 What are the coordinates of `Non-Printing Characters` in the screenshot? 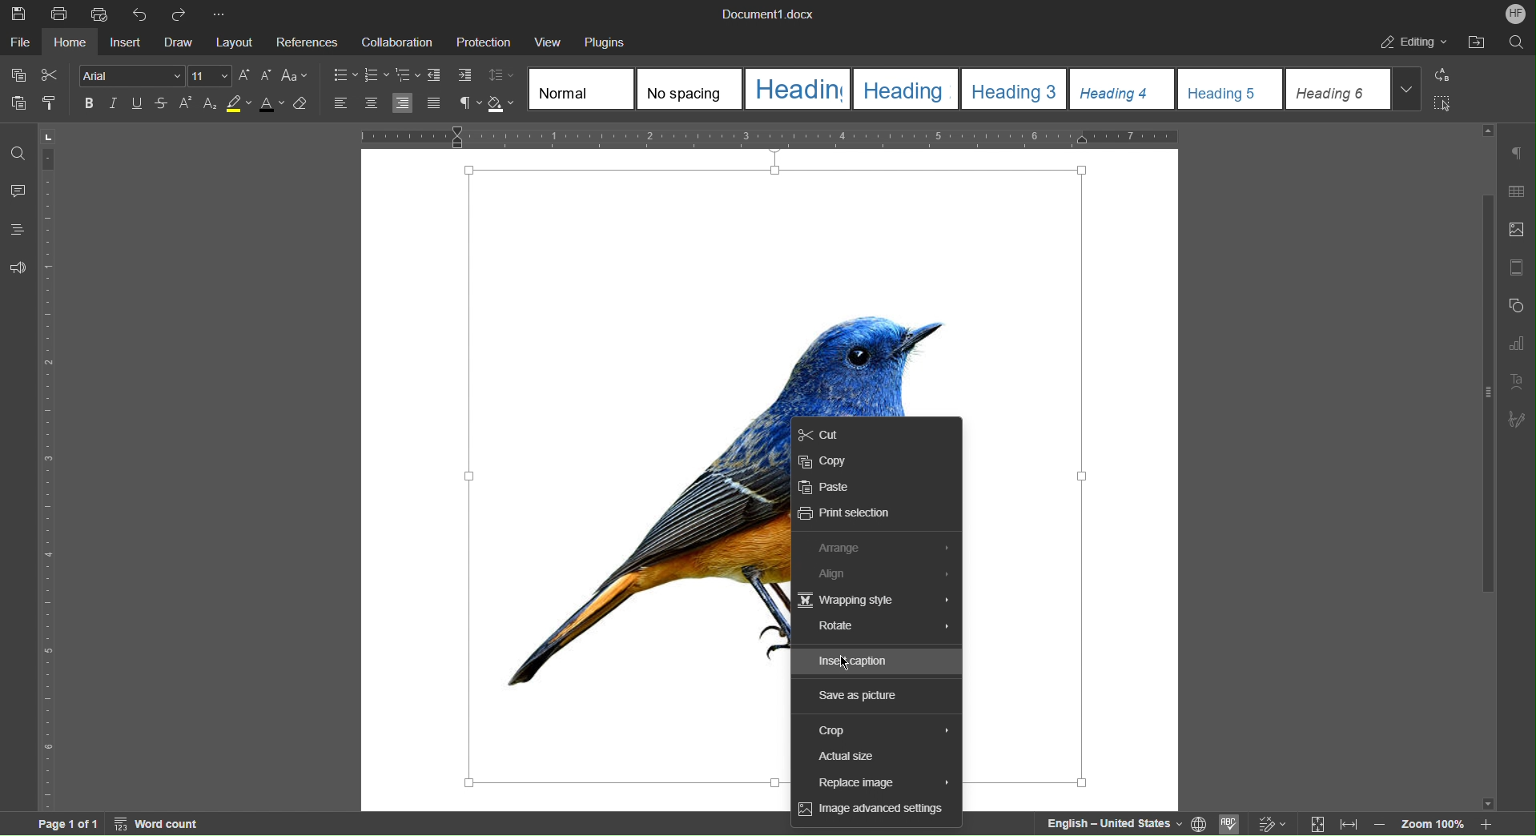 It's located at (468, 104).